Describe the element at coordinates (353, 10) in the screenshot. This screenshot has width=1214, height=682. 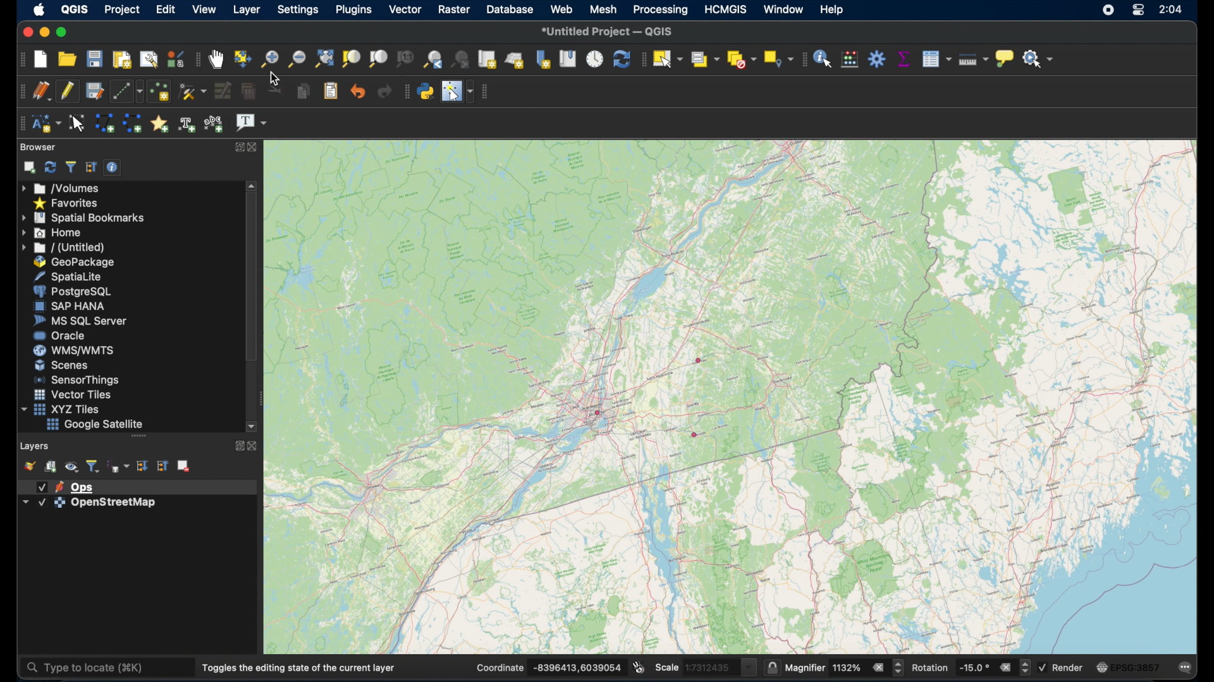
I see `plugins` at that location.